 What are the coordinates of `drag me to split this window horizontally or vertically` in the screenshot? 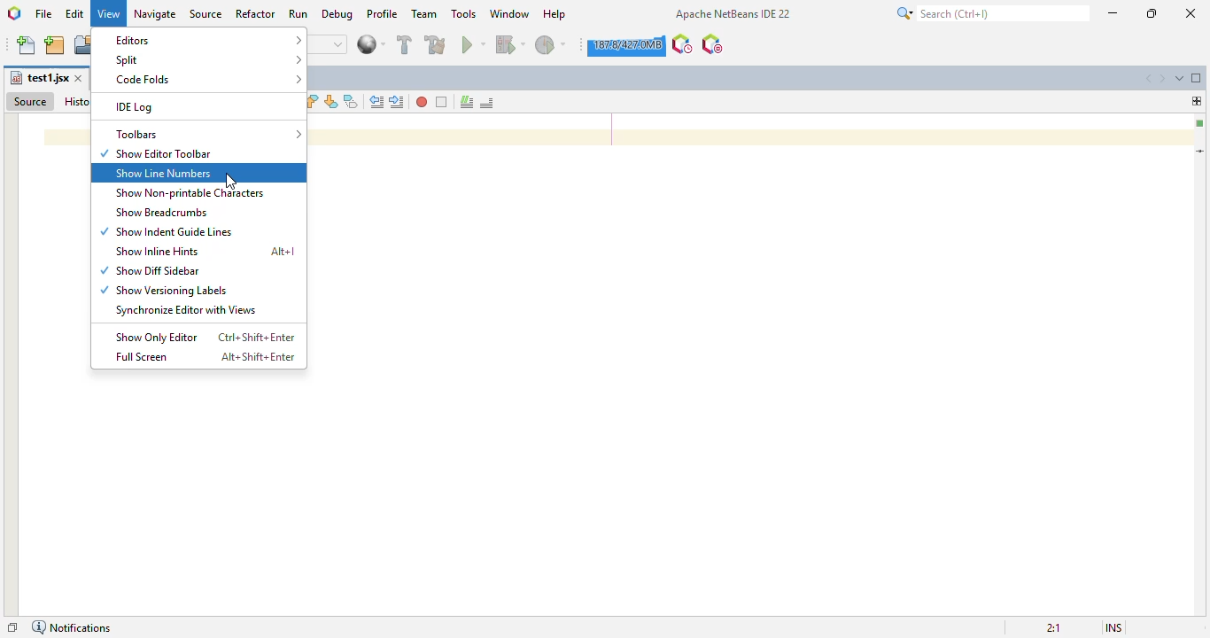 It's located at (1197, 101).